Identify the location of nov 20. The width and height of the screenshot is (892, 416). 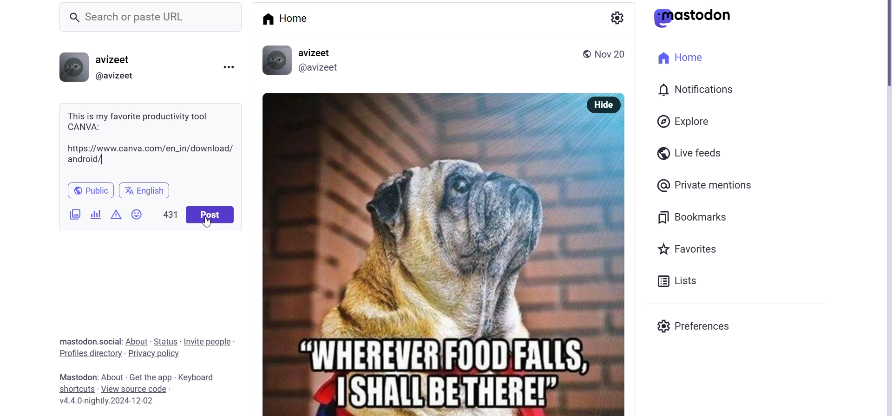
(610, 53).